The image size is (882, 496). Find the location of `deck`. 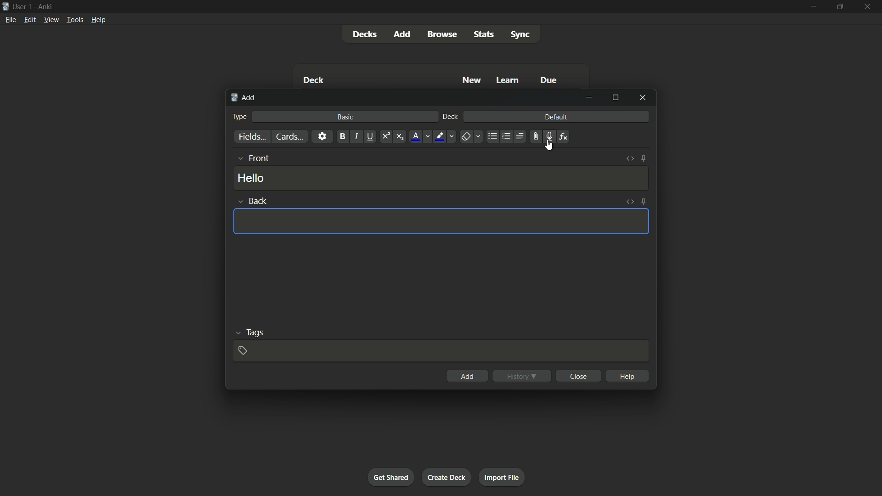

deck is located at coordinates (314, 80).